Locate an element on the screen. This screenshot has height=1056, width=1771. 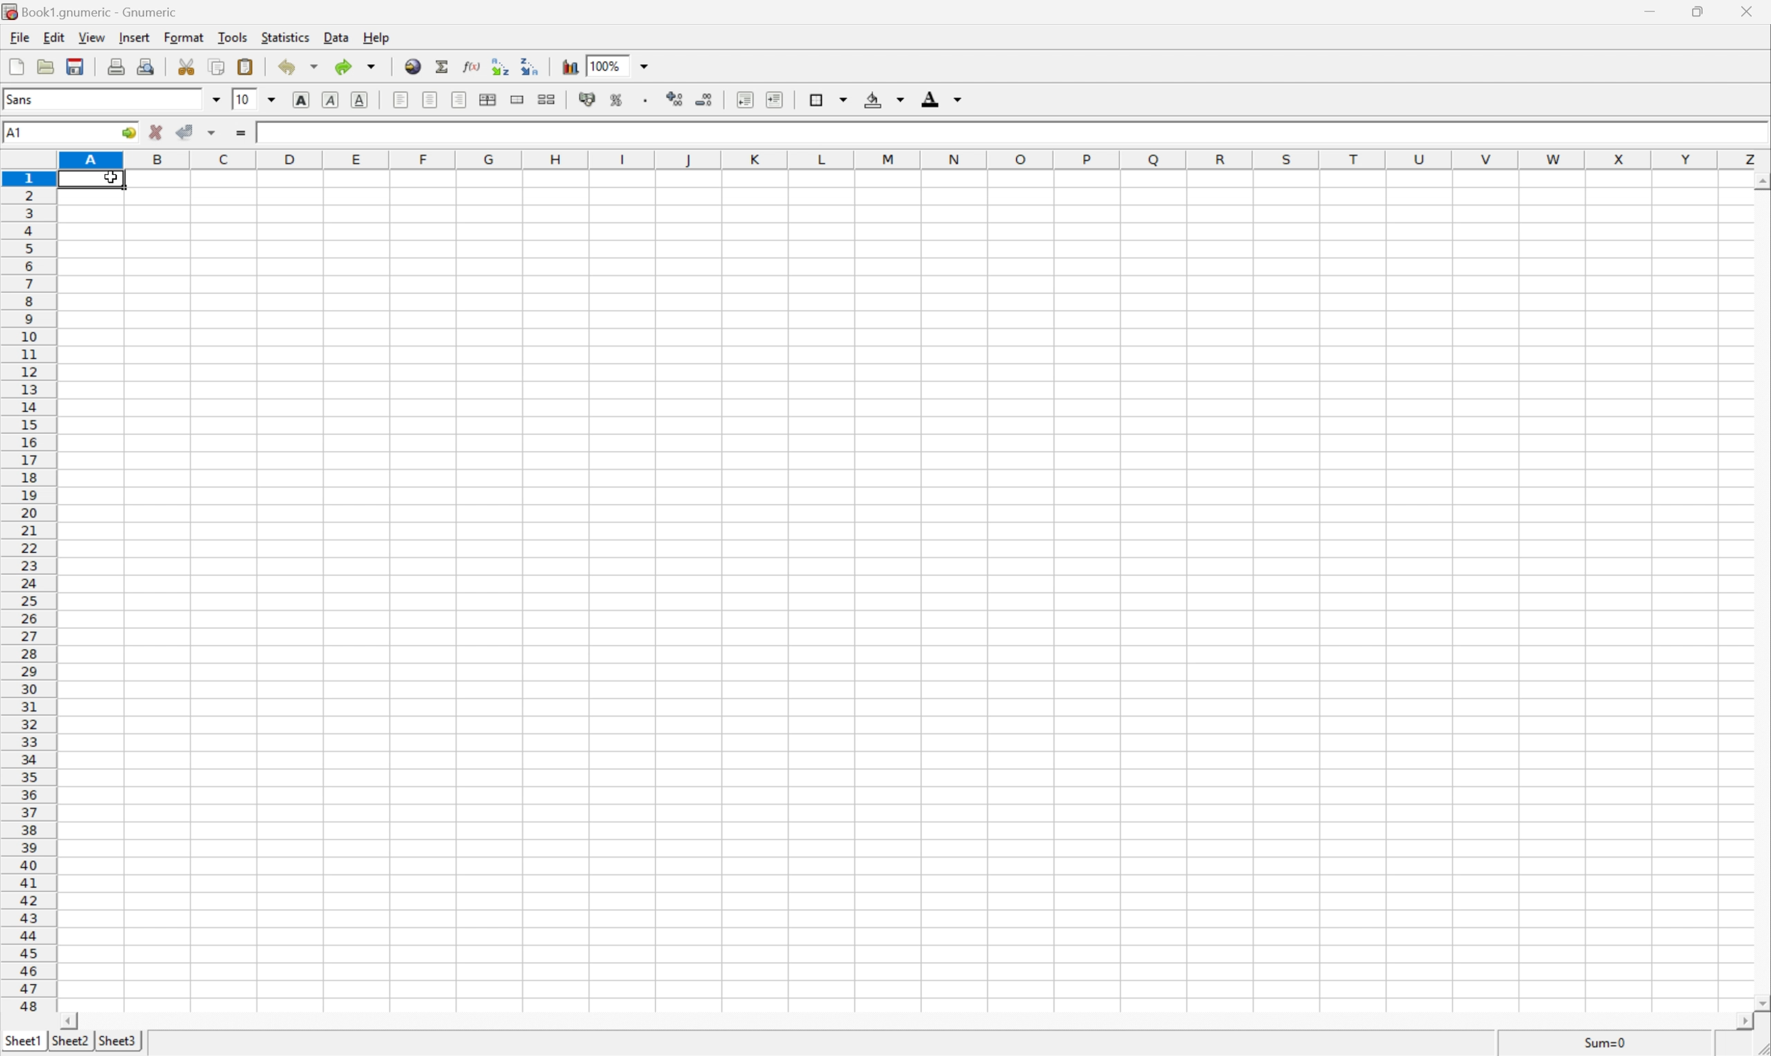
book1.gnumeric - Gnumeric is located at coordinates (90, 11).